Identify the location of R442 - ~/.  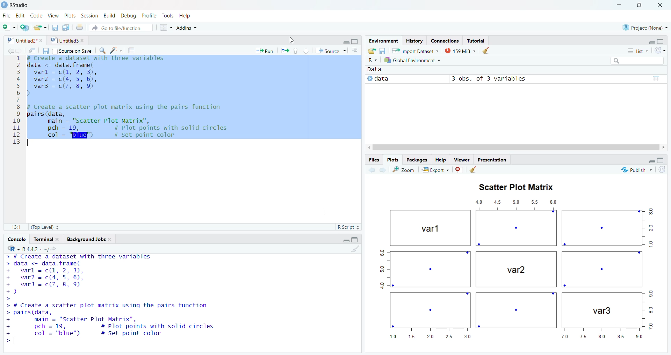
(43, 248).